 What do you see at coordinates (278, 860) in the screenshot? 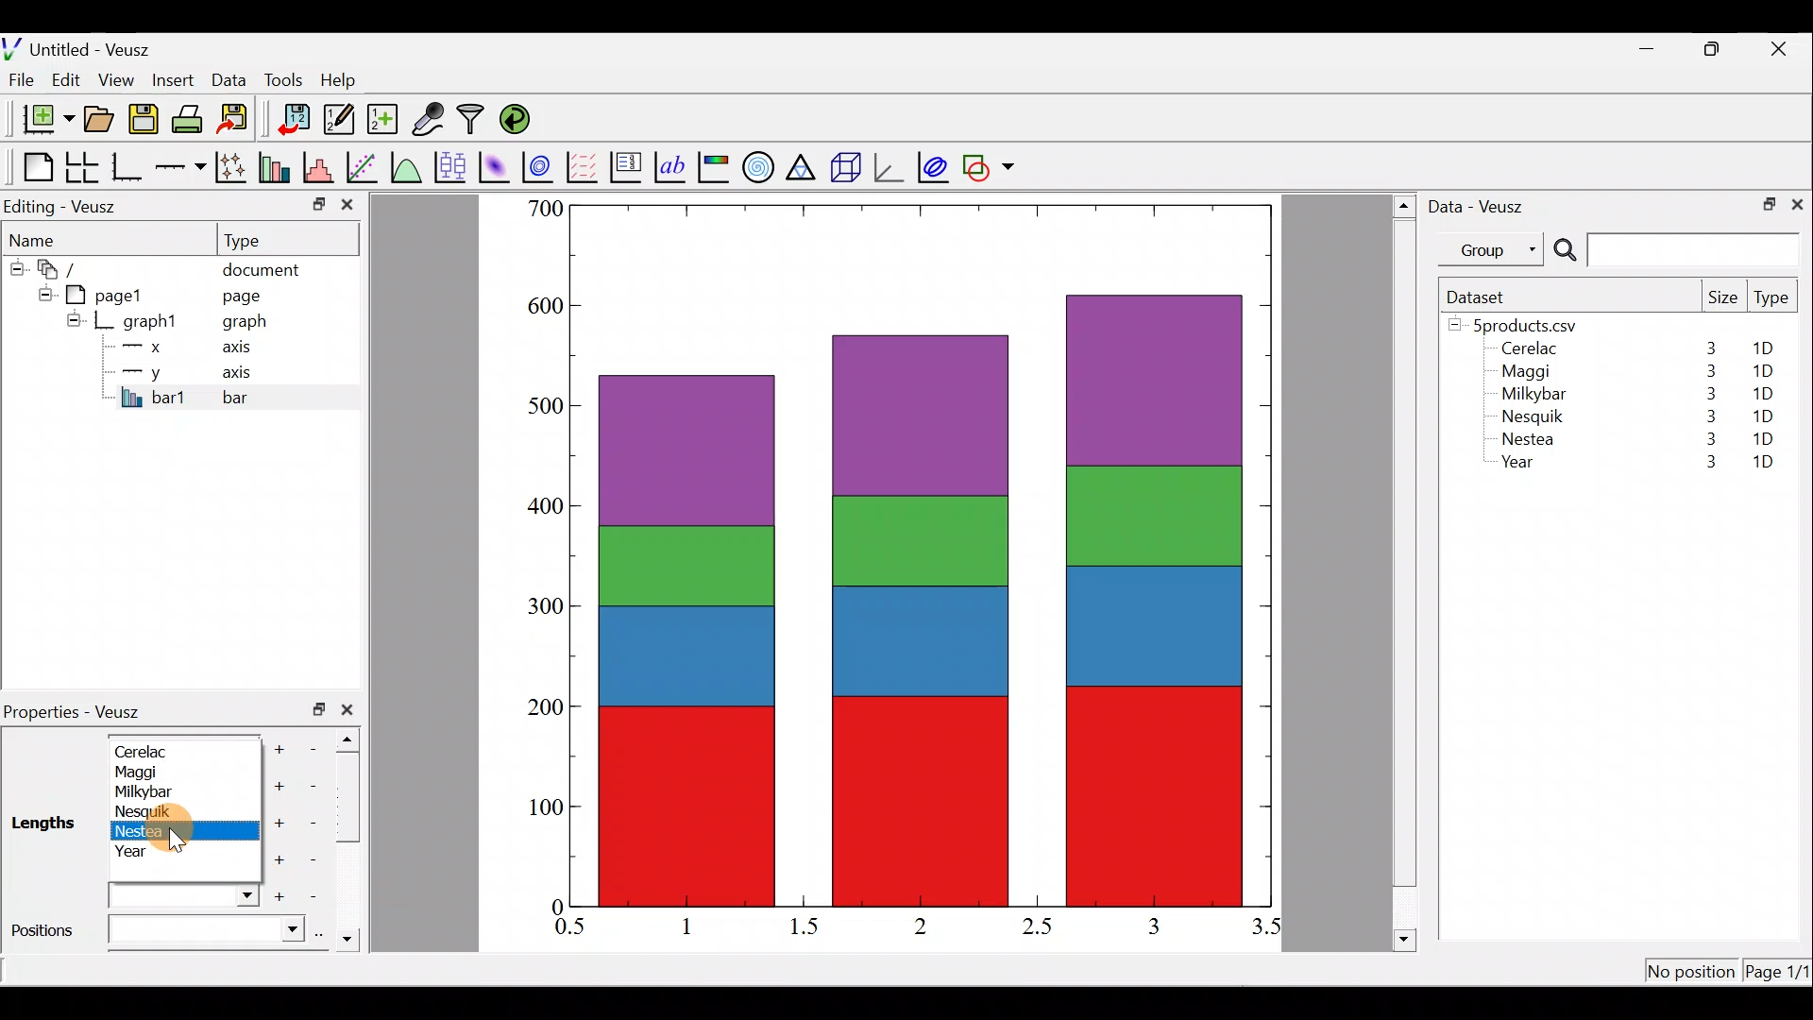
I see `Add another item` at bounding box center [278, 860].